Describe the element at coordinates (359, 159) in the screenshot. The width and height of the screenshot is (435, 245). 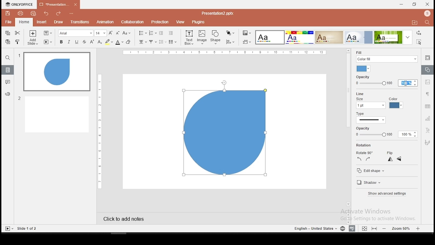
I see `left` at that location.